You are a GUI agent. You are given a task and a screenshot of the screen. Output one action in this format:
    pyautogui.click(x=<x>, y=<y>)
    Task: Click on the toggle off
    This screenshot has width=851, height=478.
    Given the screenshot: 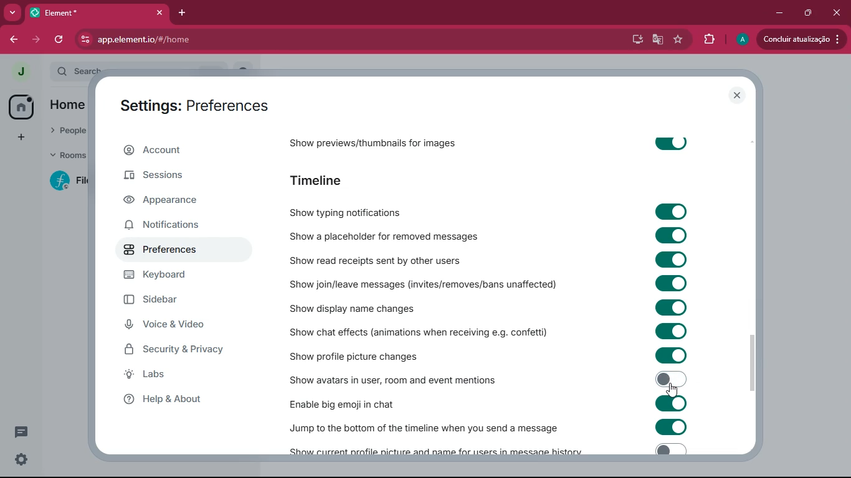 What is the action you would take?
    pyautogui.click(x=668, y=449)
    